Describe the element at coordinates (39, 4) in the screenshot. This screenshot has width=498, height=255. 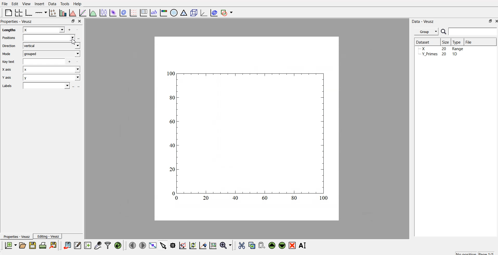
I see `Insert` at that location.